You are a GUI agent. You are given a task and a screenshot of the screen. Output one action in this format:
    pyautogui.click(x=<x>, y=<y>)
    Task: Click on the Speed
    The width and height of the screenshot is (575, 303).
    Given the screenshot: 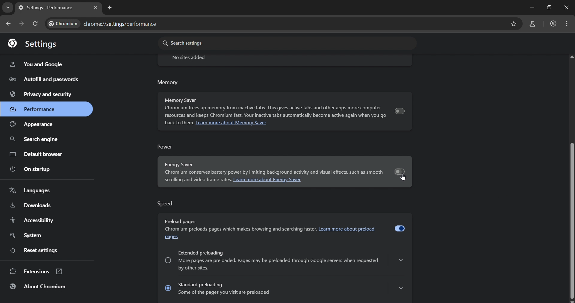 What is the action you would take?
    pyautogui.click(x=168, y=204)
    